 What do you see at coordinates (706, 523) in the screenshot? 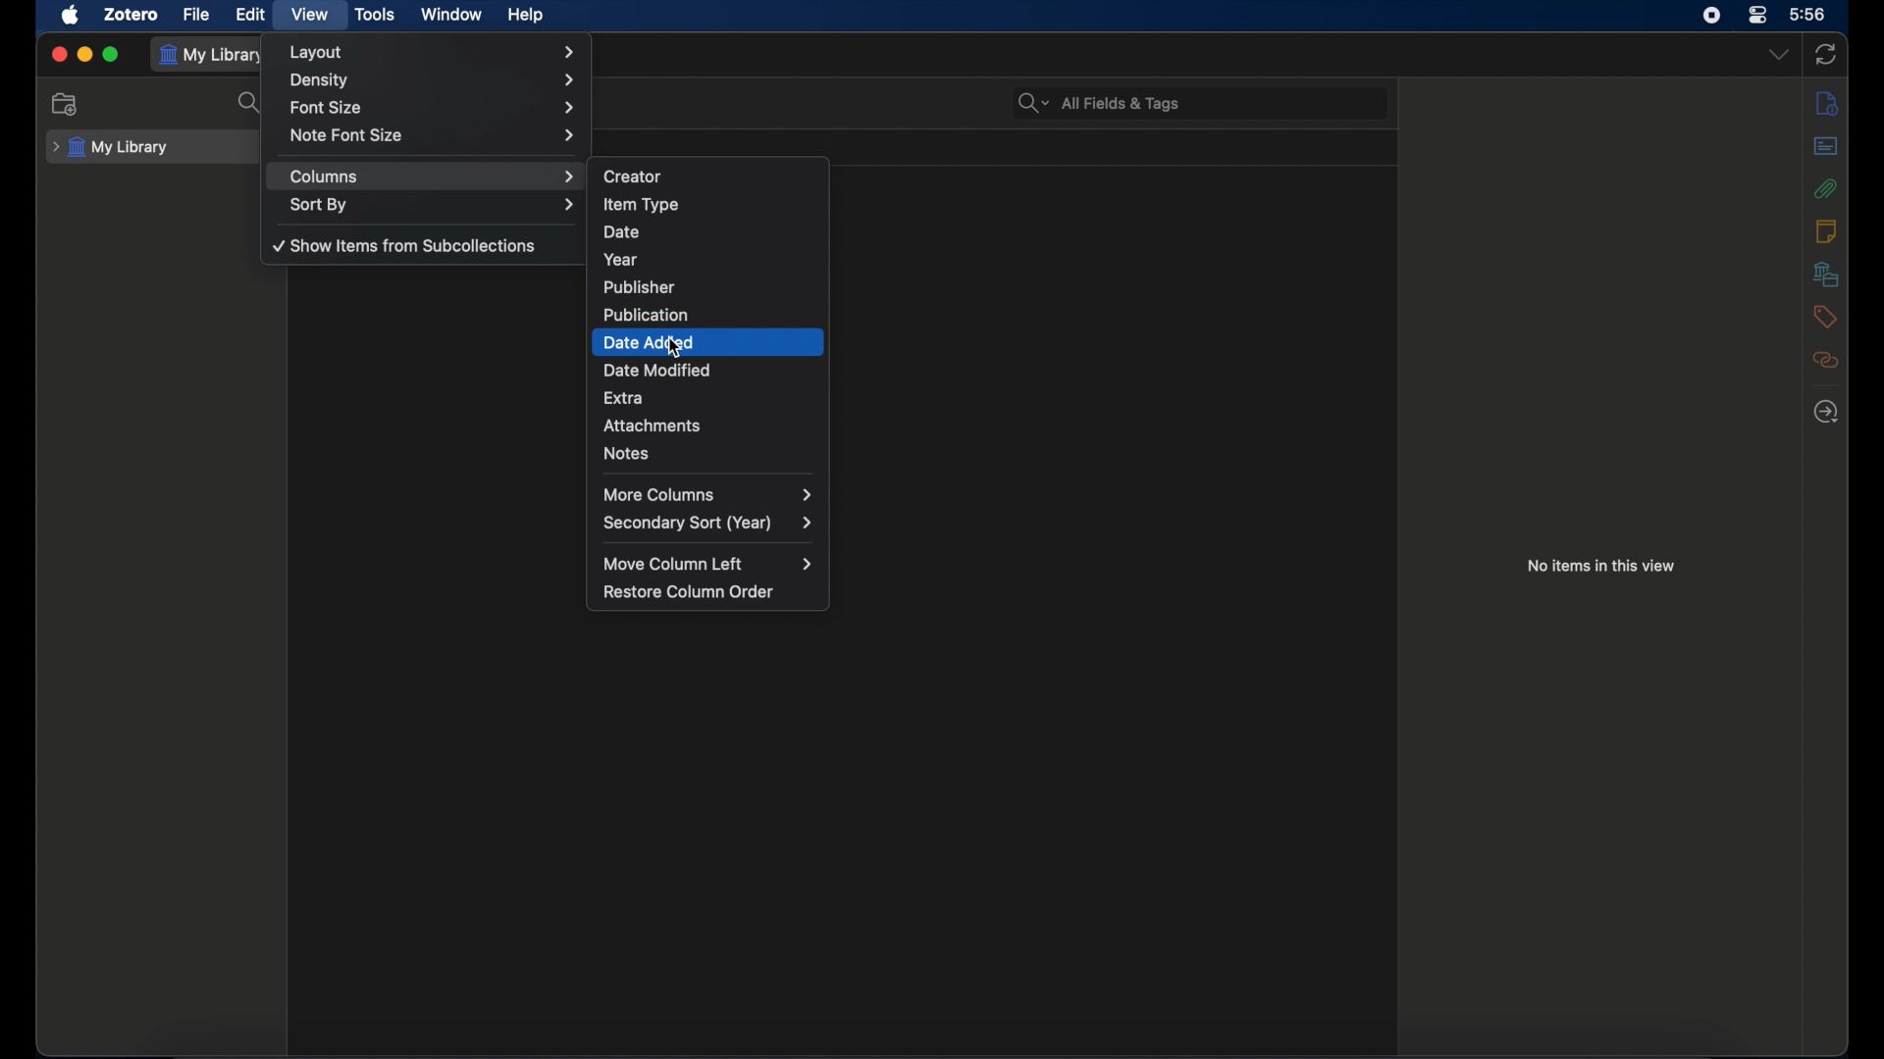
I see `secondary sort` at bounding box center [706, 523].